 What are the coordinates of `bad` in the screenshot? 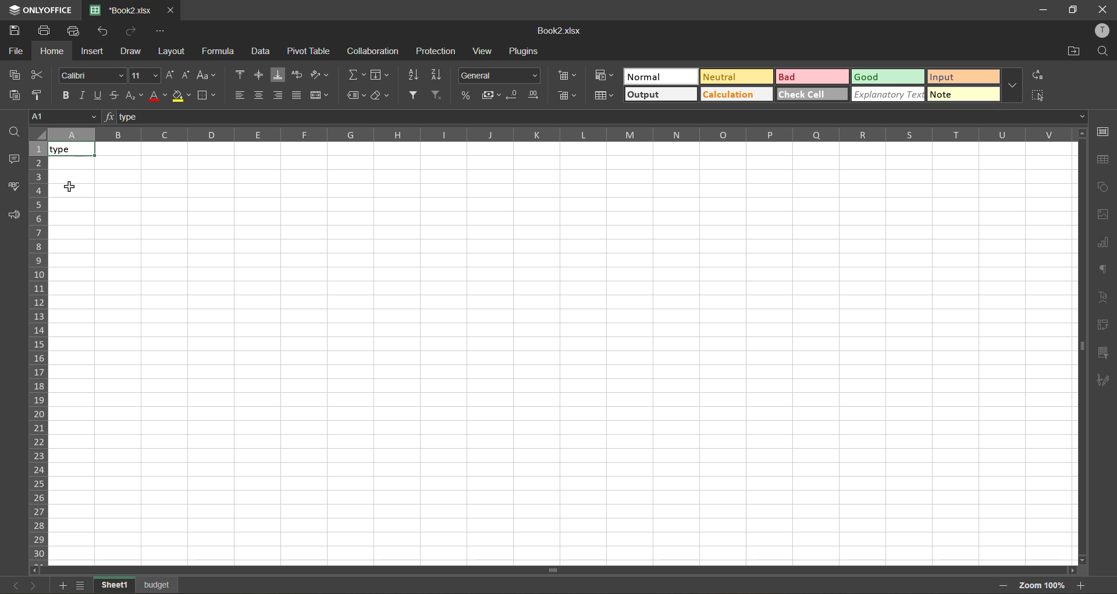 It's located at (812, 76).